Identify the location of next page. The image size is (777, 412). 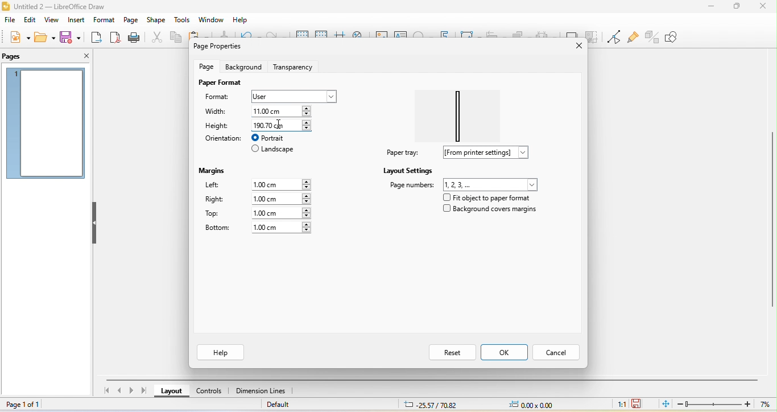
(133, 391).